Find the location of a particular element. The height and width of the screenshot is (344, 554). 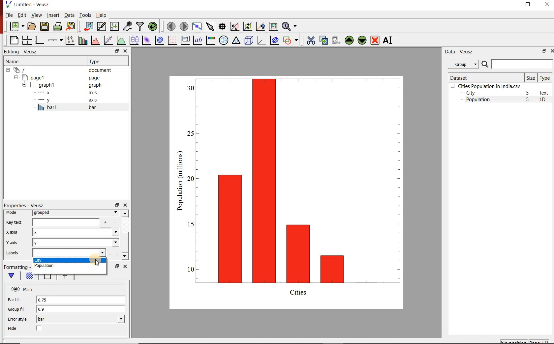

histogram of a dataset is located at coordinates (94, 40).